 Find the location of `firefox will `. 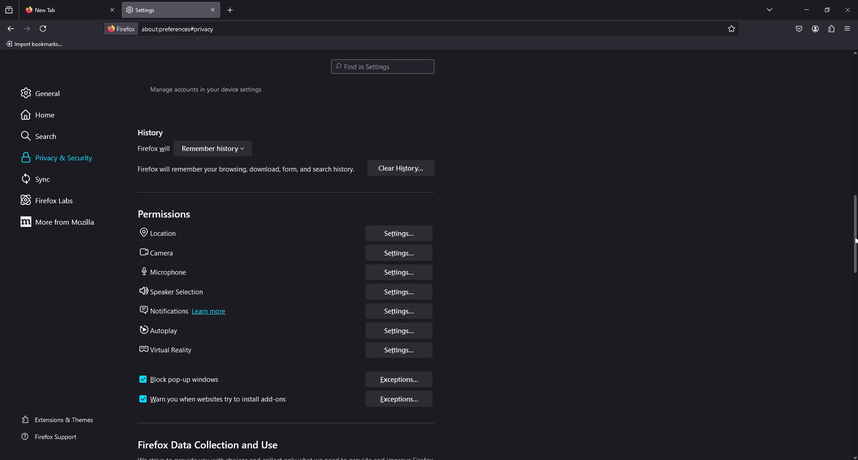

firefox will  is located at coordinates (154, 150).